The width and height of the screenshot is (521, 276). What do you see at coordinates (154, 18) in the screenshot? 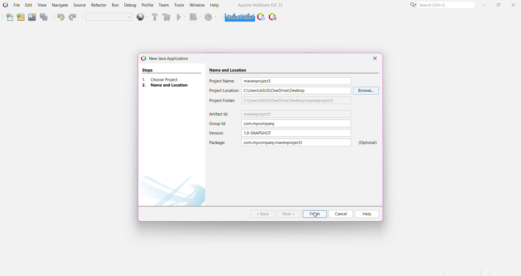
I see `Build Project` at bounding box center [154, 18].